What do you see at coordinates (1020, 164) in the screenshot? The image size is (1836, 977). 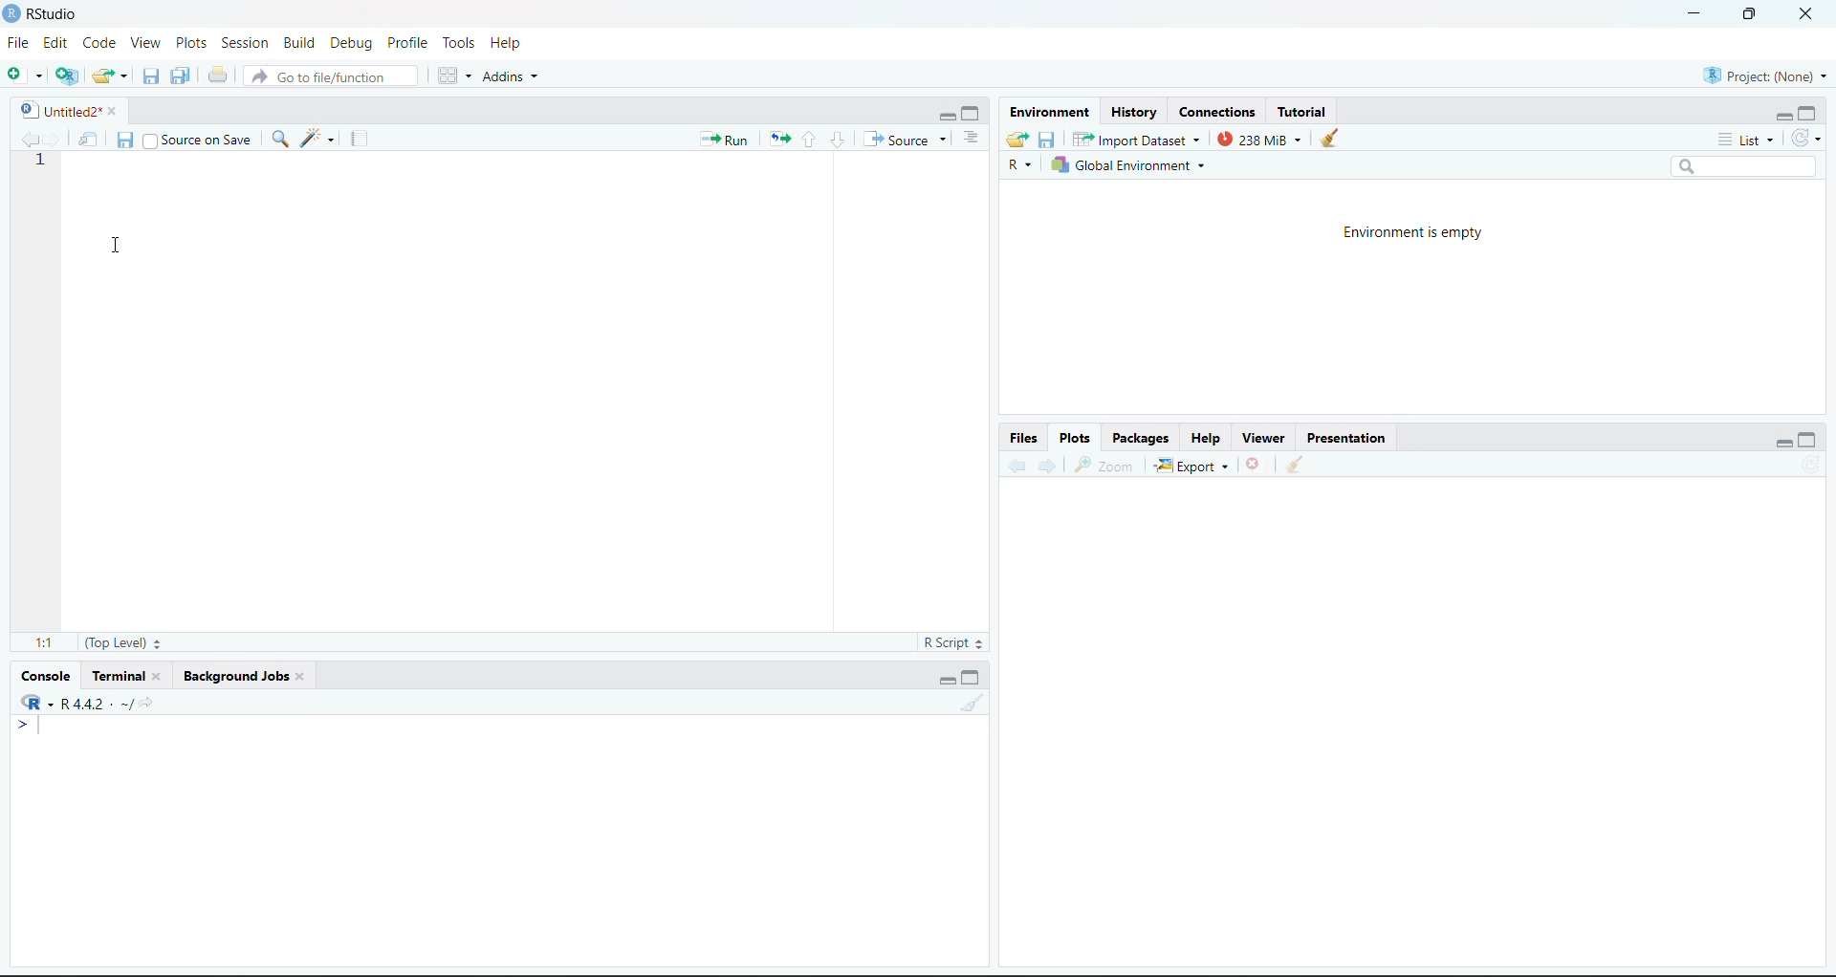 I see `R` at bounding box center [1020, 164].